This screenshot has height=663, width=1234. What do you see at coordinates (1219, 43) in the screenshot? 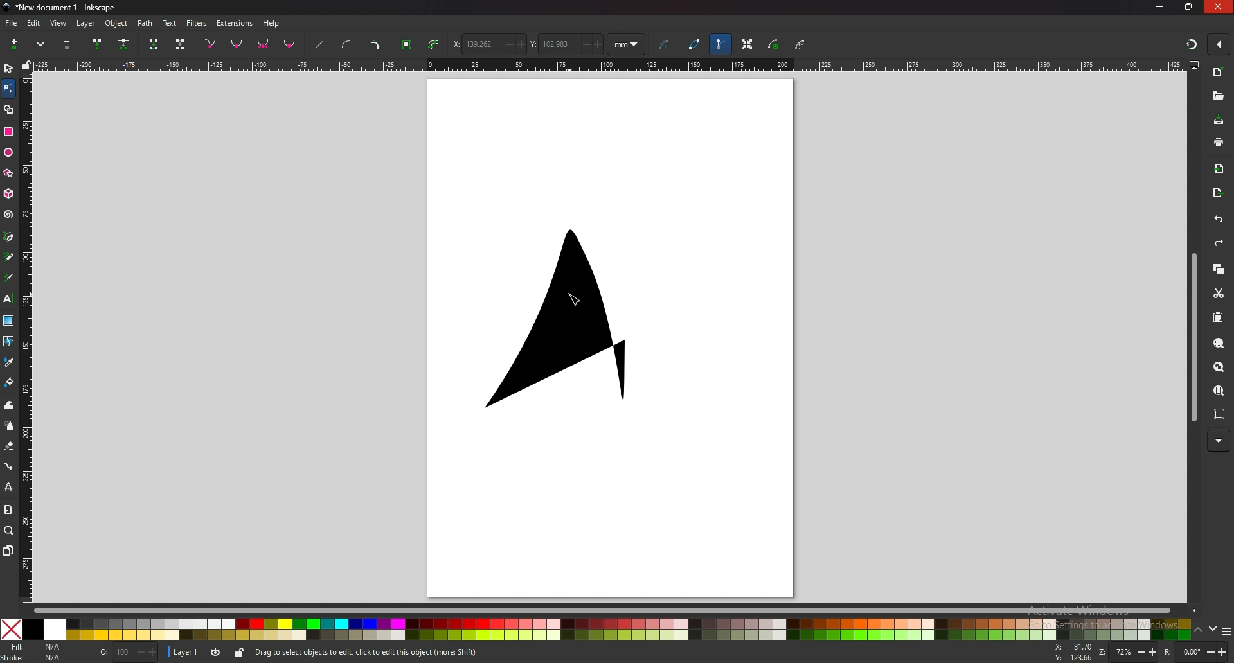
I see `enable snapping` at bounding box center [1219, 43].